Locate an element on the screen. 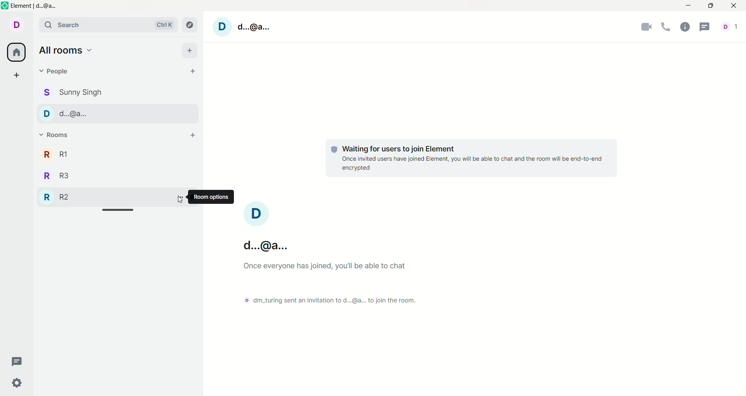  threads is located at coordinates (17, 361).